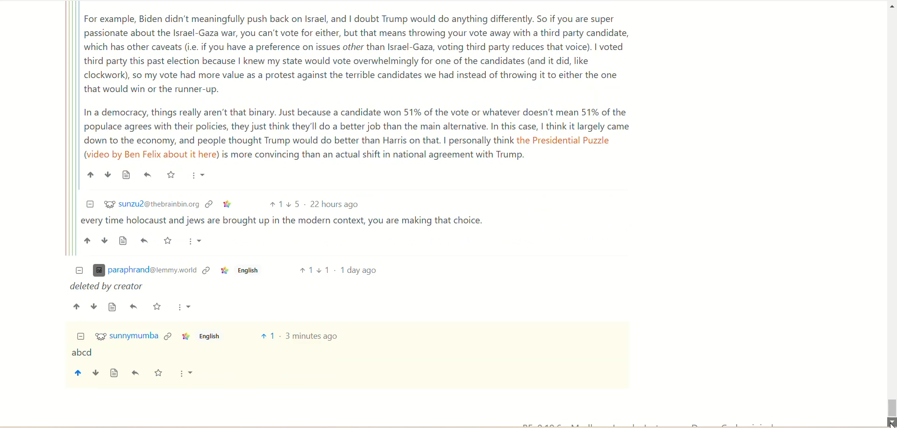 This screenshot has width=897, height=428. Describe the element at coordinates (195, 242) in the screenshot. I see `More` at that location.